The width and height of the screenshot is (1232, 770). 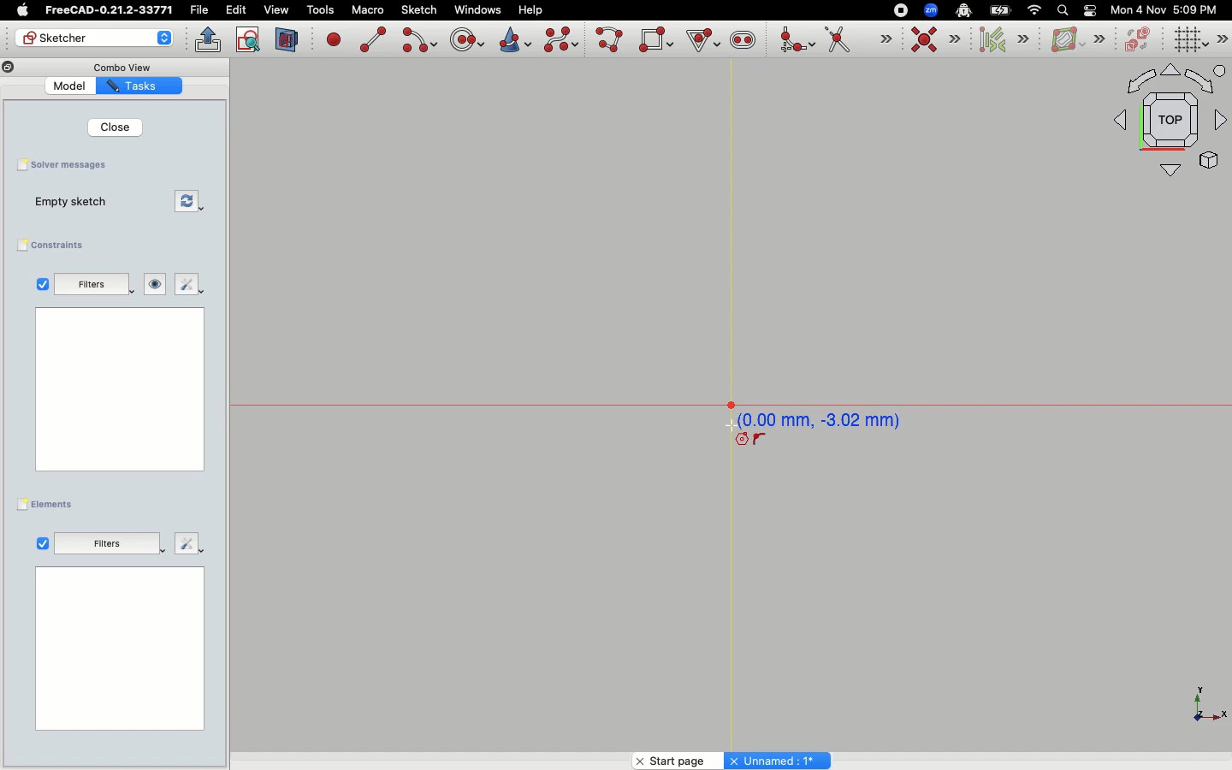 I want to click on record, so click(x=897, y=9).